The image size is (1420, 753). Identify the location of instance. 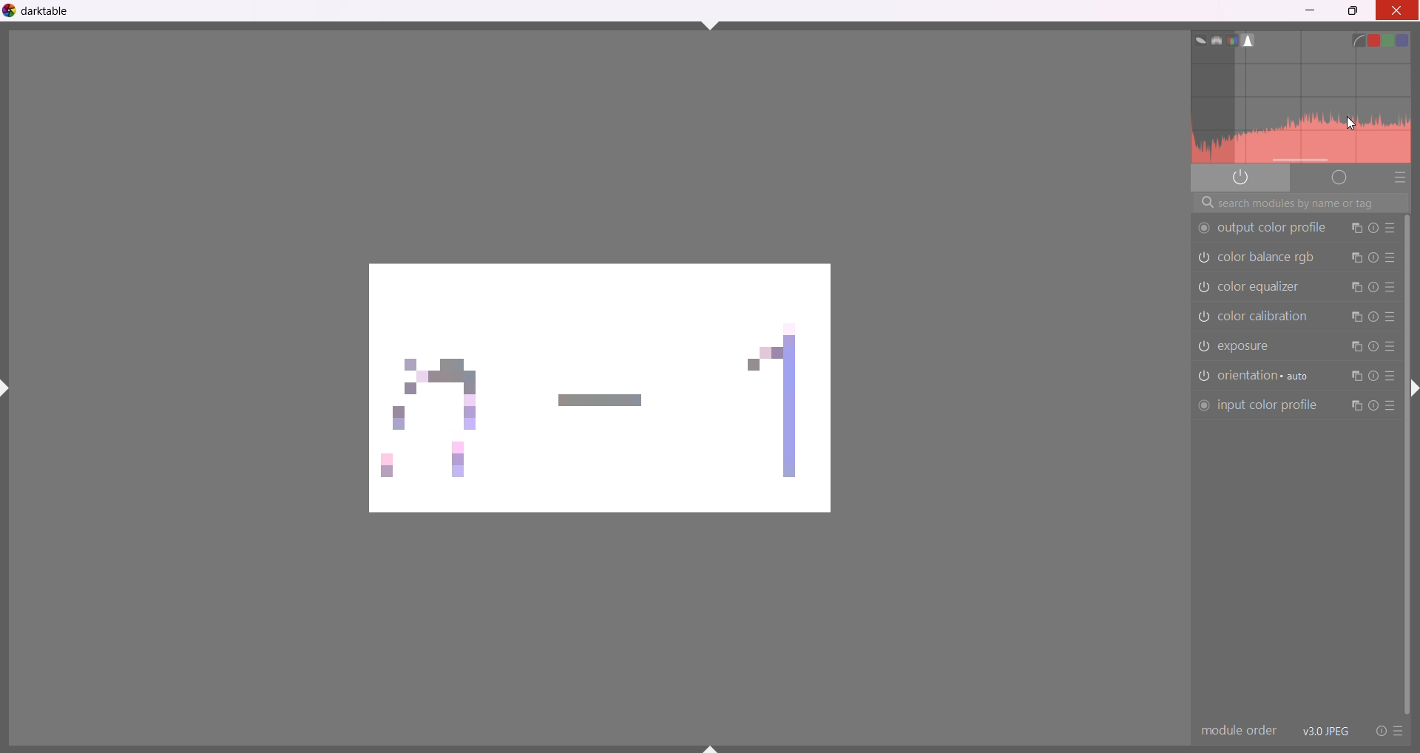
(1356, 287).